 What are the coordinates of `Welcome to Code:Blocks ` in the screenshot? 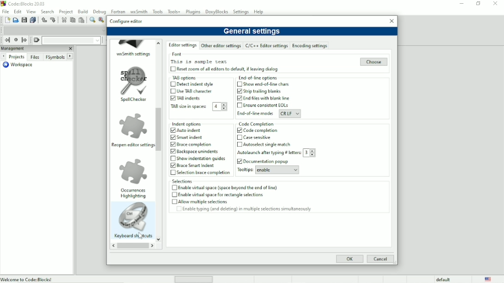 It's located at (27, 279).